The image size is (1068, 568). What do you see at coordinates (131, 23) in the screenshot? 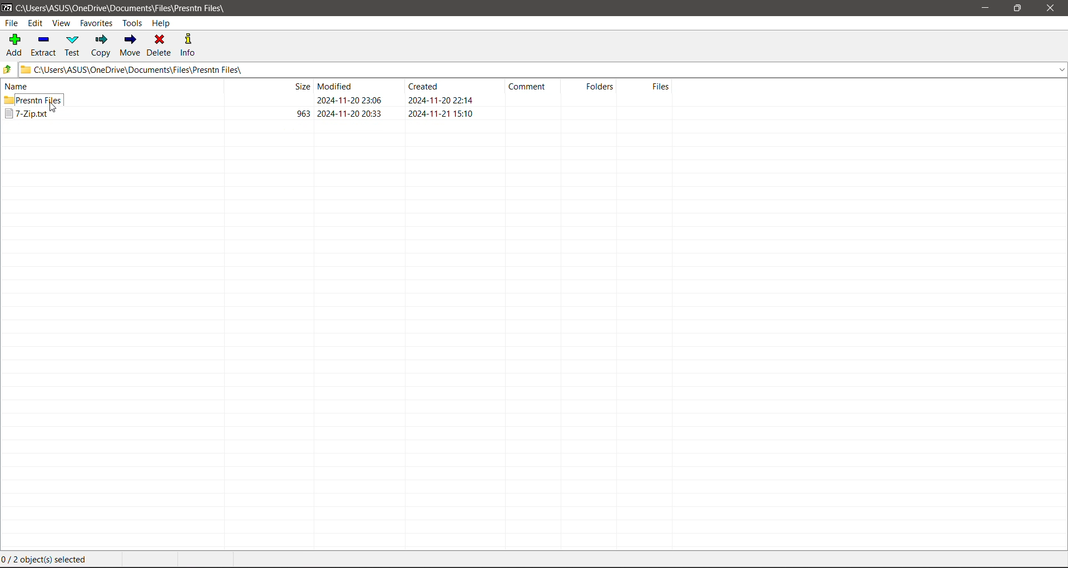
I see `Tools` at bounding box center [131, 23].